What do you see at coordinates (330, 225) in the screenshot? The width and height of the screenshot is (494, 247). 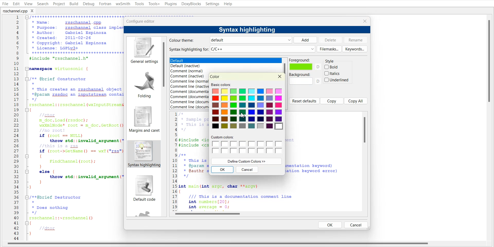 I see `OK` at bounding box center [330, 225].